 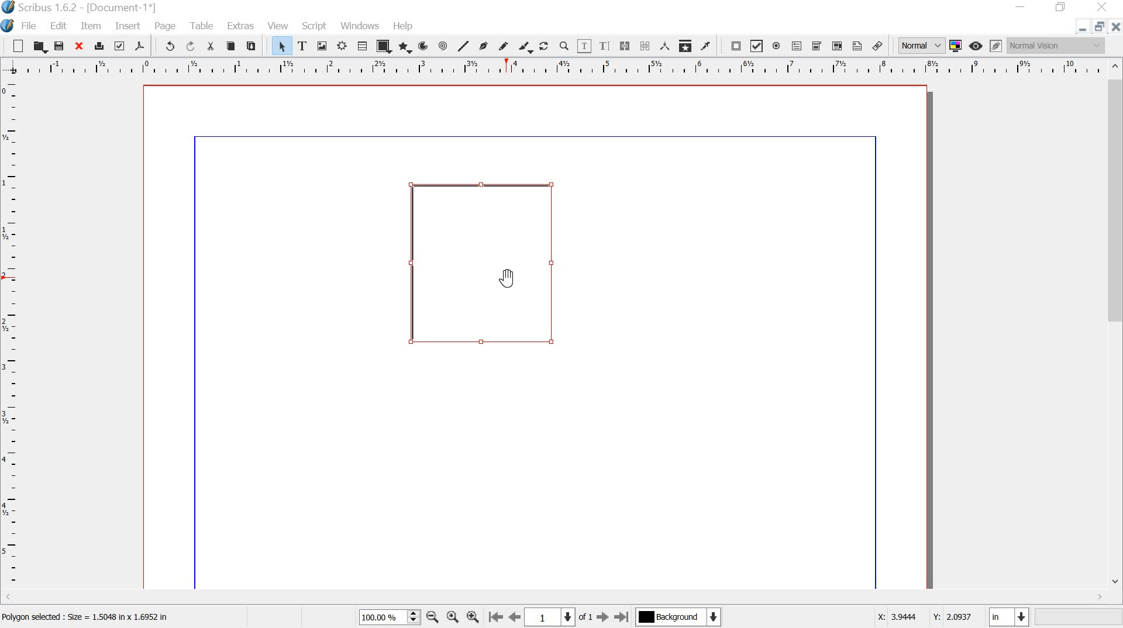 What do you see at coordinates (977, 46) in the screenshot?
I see `preview mode` at bounding box center [977, 46].